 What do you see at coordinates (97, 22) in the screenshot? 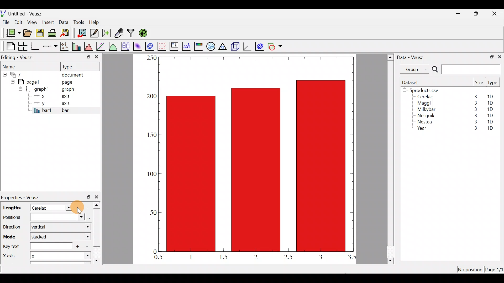
I see `Help` at bounding box center [97, 22].